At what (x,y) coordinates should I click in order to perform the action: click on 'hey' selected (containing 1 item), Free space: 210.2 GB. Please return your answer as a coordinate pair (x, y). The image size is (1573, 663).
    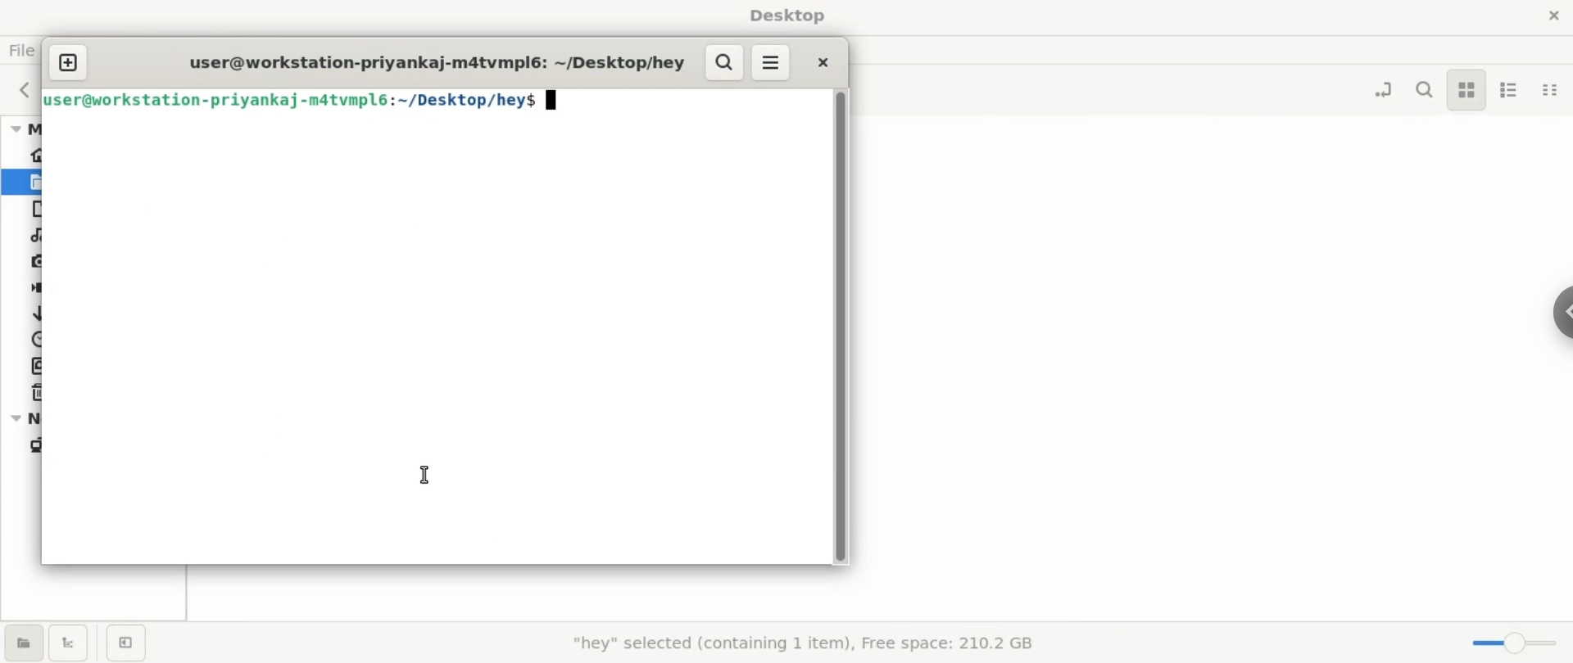
    Looking at the image, I should click on (801, 643).